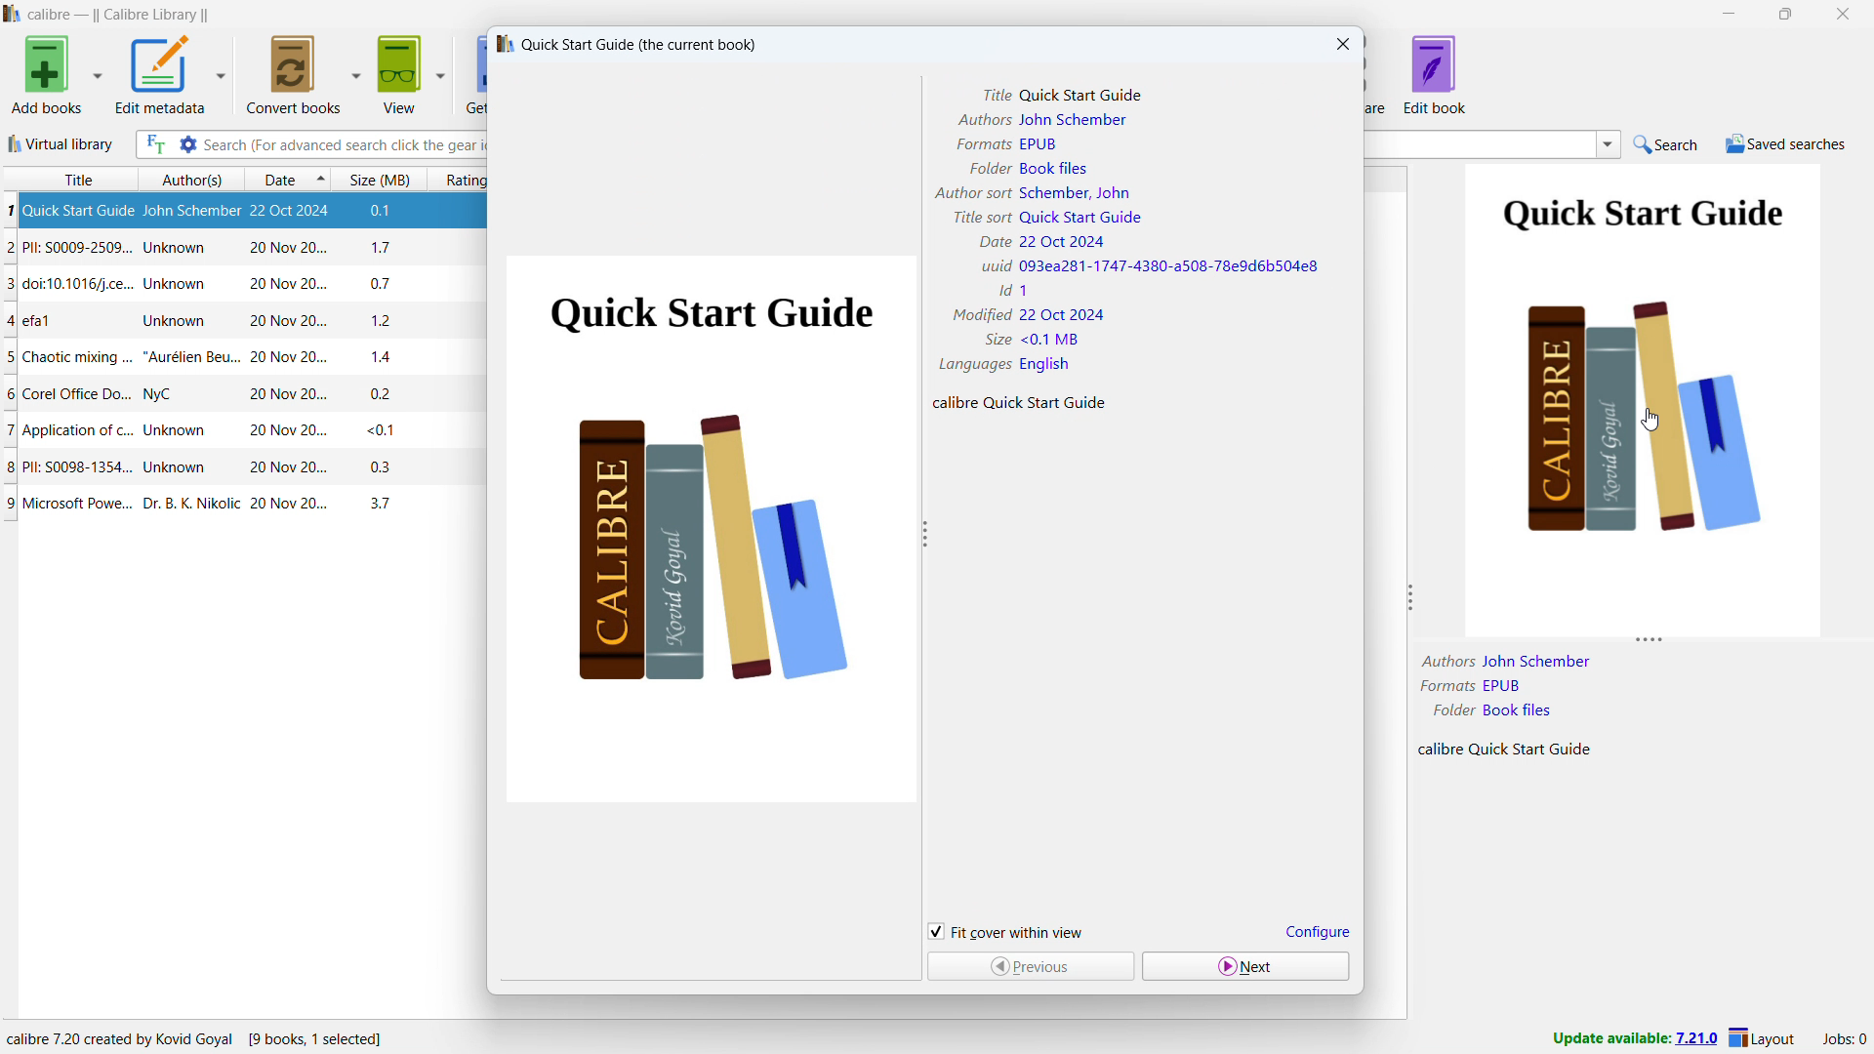 Image resolution: width=1874 pixels, height=1054 pixels. What do you see at coordinates (115, 469) in the screenshot?
I see `Pll: S0098-1354... Unknown` at bounding box center [115, 469].